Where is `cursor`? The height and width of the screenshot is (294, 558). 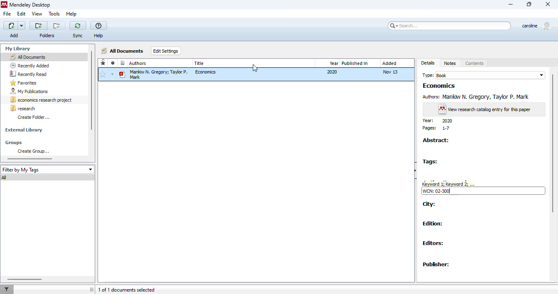
cursor is located at coordinates (255, 68).